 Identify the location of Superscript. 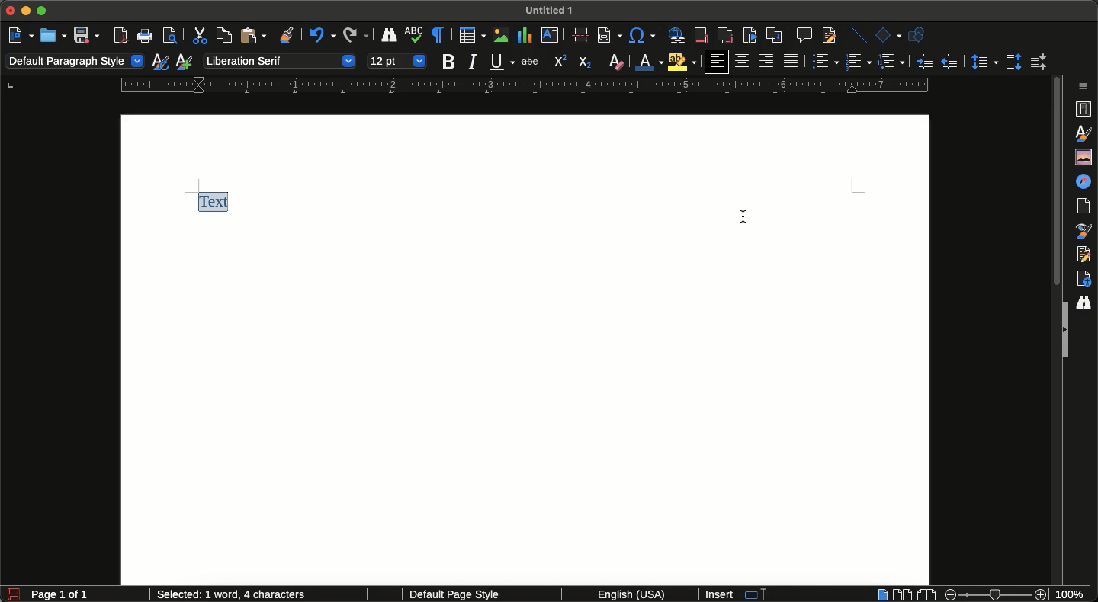
(559, 62).